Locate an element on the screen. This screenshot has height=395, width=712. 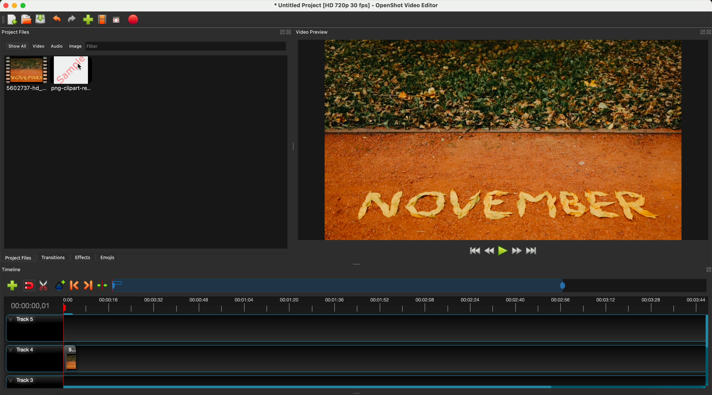
filter is located at coordinates (184, 46).